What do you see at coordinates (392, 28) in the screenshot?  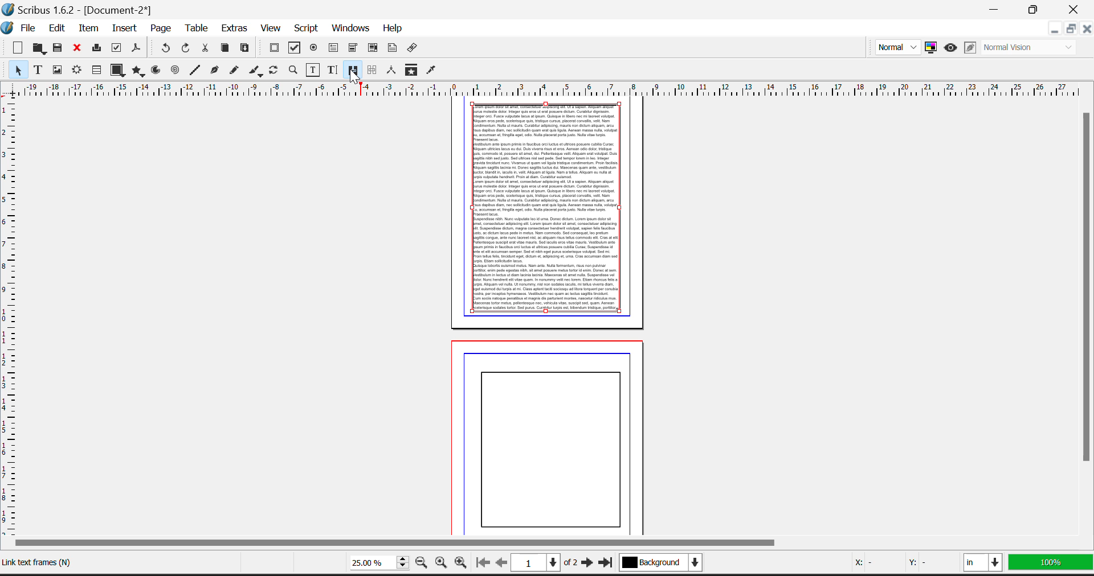 I see `Help` at bounding box center [392, 28].